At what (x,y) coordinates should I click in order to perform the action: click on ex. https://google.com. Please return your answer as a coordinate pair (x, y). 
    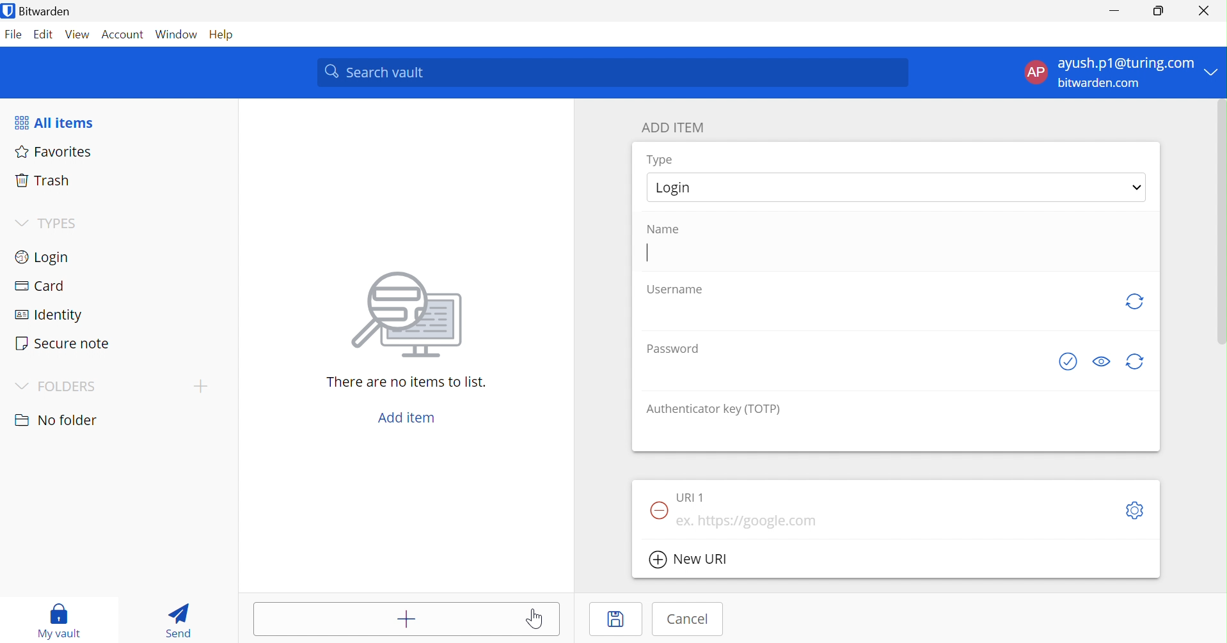
    Looking at the image, I should click on (756, 522).